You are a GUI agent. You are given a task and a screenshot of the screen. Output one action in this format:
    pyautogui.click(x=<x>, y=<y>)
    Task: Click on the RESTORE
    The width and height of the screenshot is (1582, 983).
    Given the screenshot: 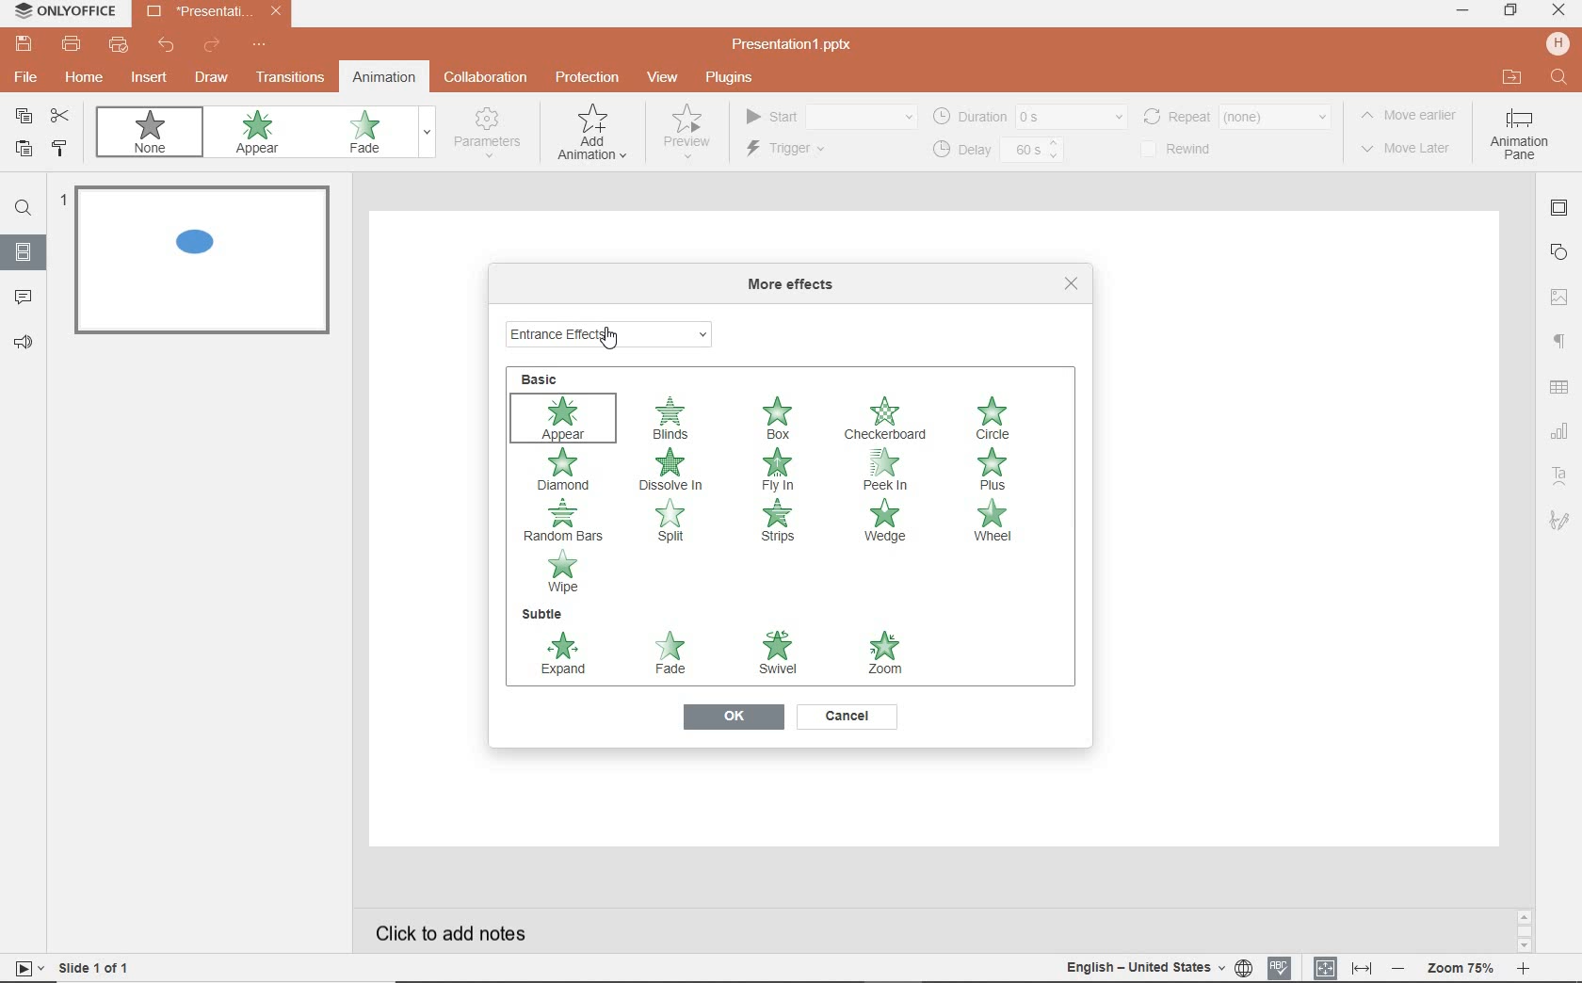 What is the action you would take?
    pyautogui.click(x=1510, y=11)
    